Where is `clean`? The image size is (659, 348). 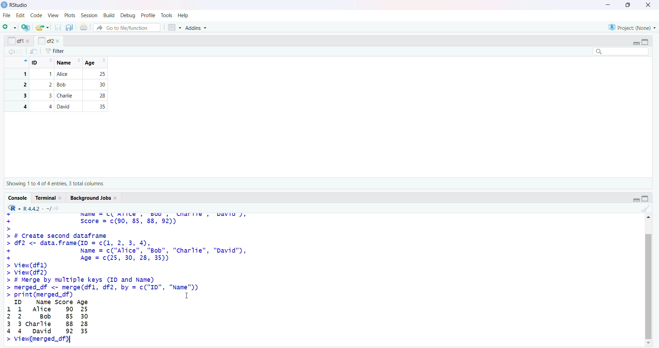 clean is located at coordinates (646, 209).